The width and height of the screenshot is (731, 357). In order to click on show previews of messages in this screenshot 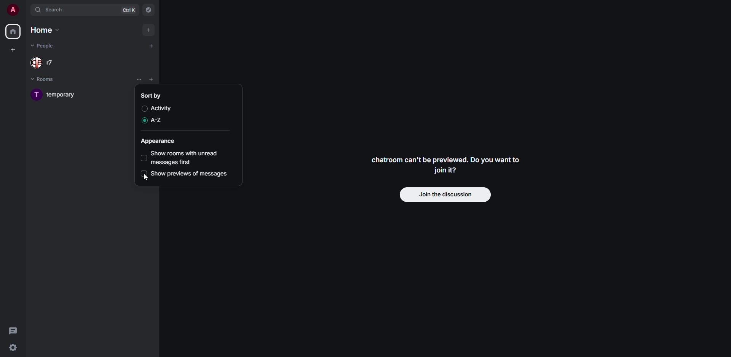, I will do `click(191, 174)`.